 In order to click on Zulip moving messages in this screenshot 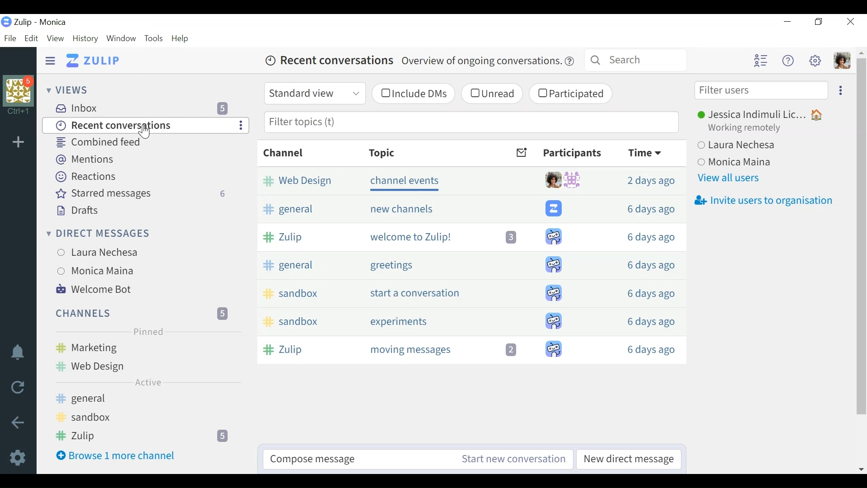, I will do `click(470, 351)`.